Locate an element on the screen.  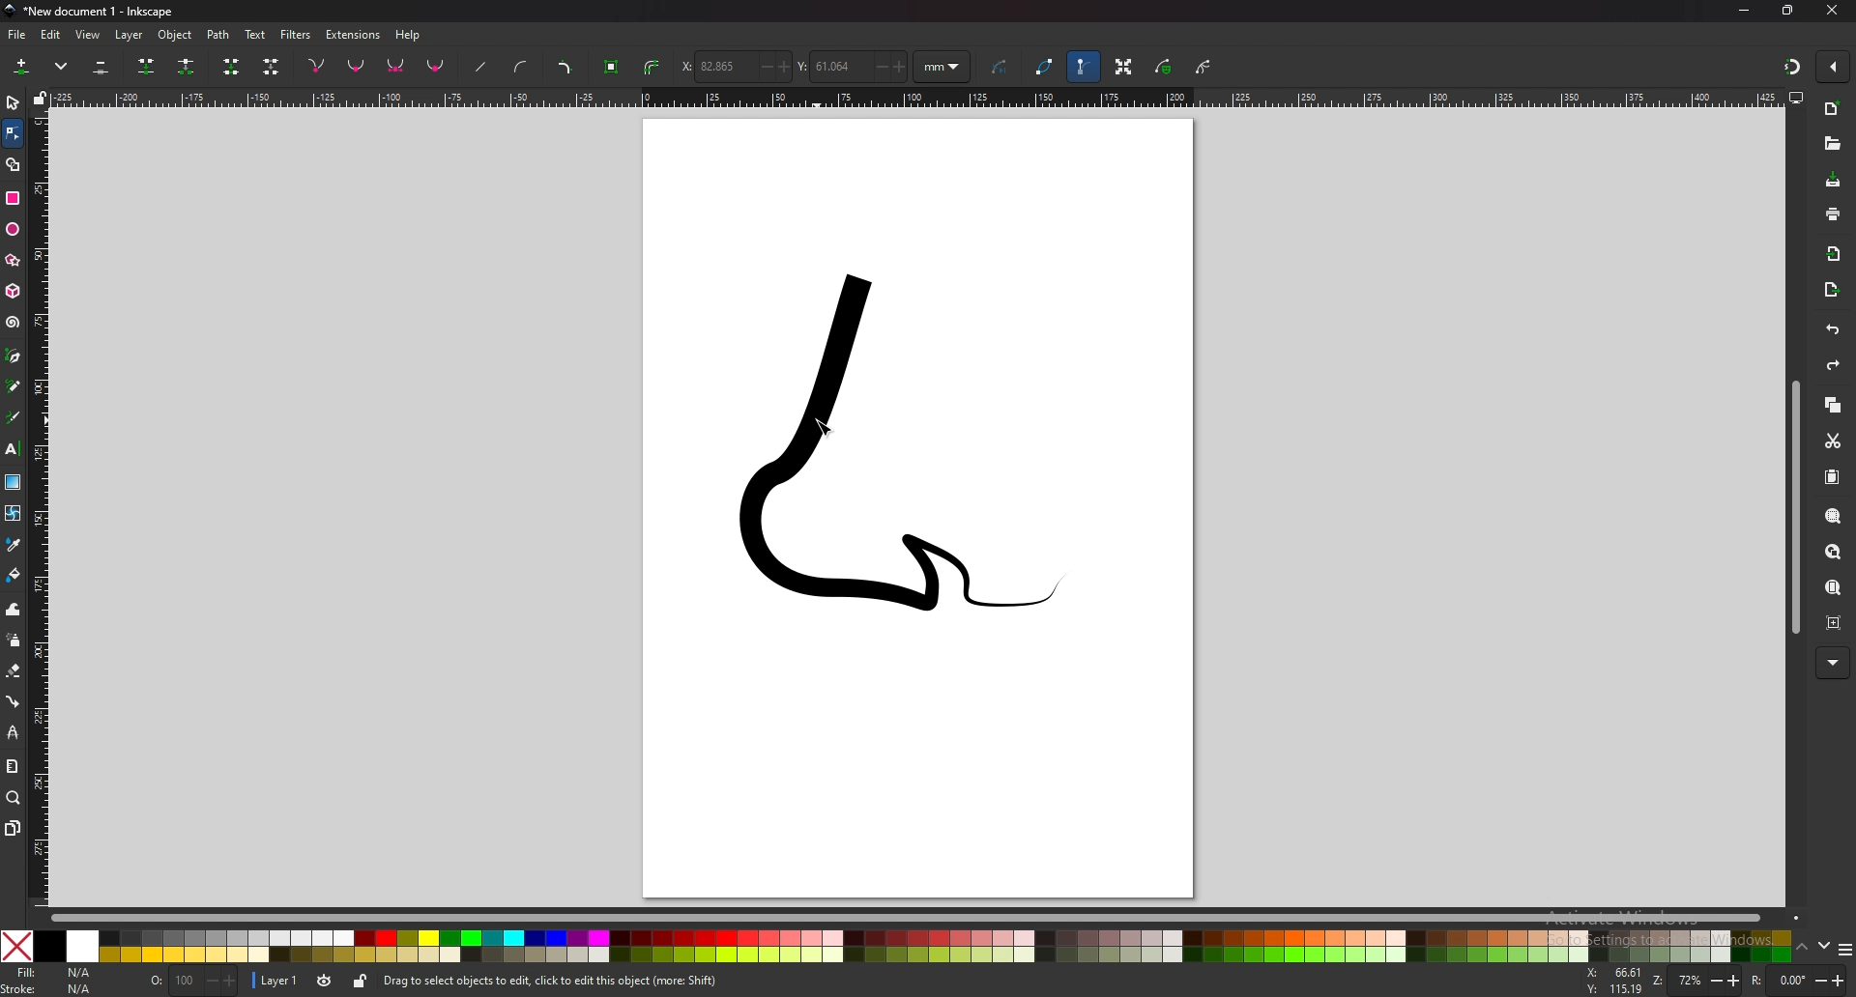
import is located at coordinates (1834, 253).